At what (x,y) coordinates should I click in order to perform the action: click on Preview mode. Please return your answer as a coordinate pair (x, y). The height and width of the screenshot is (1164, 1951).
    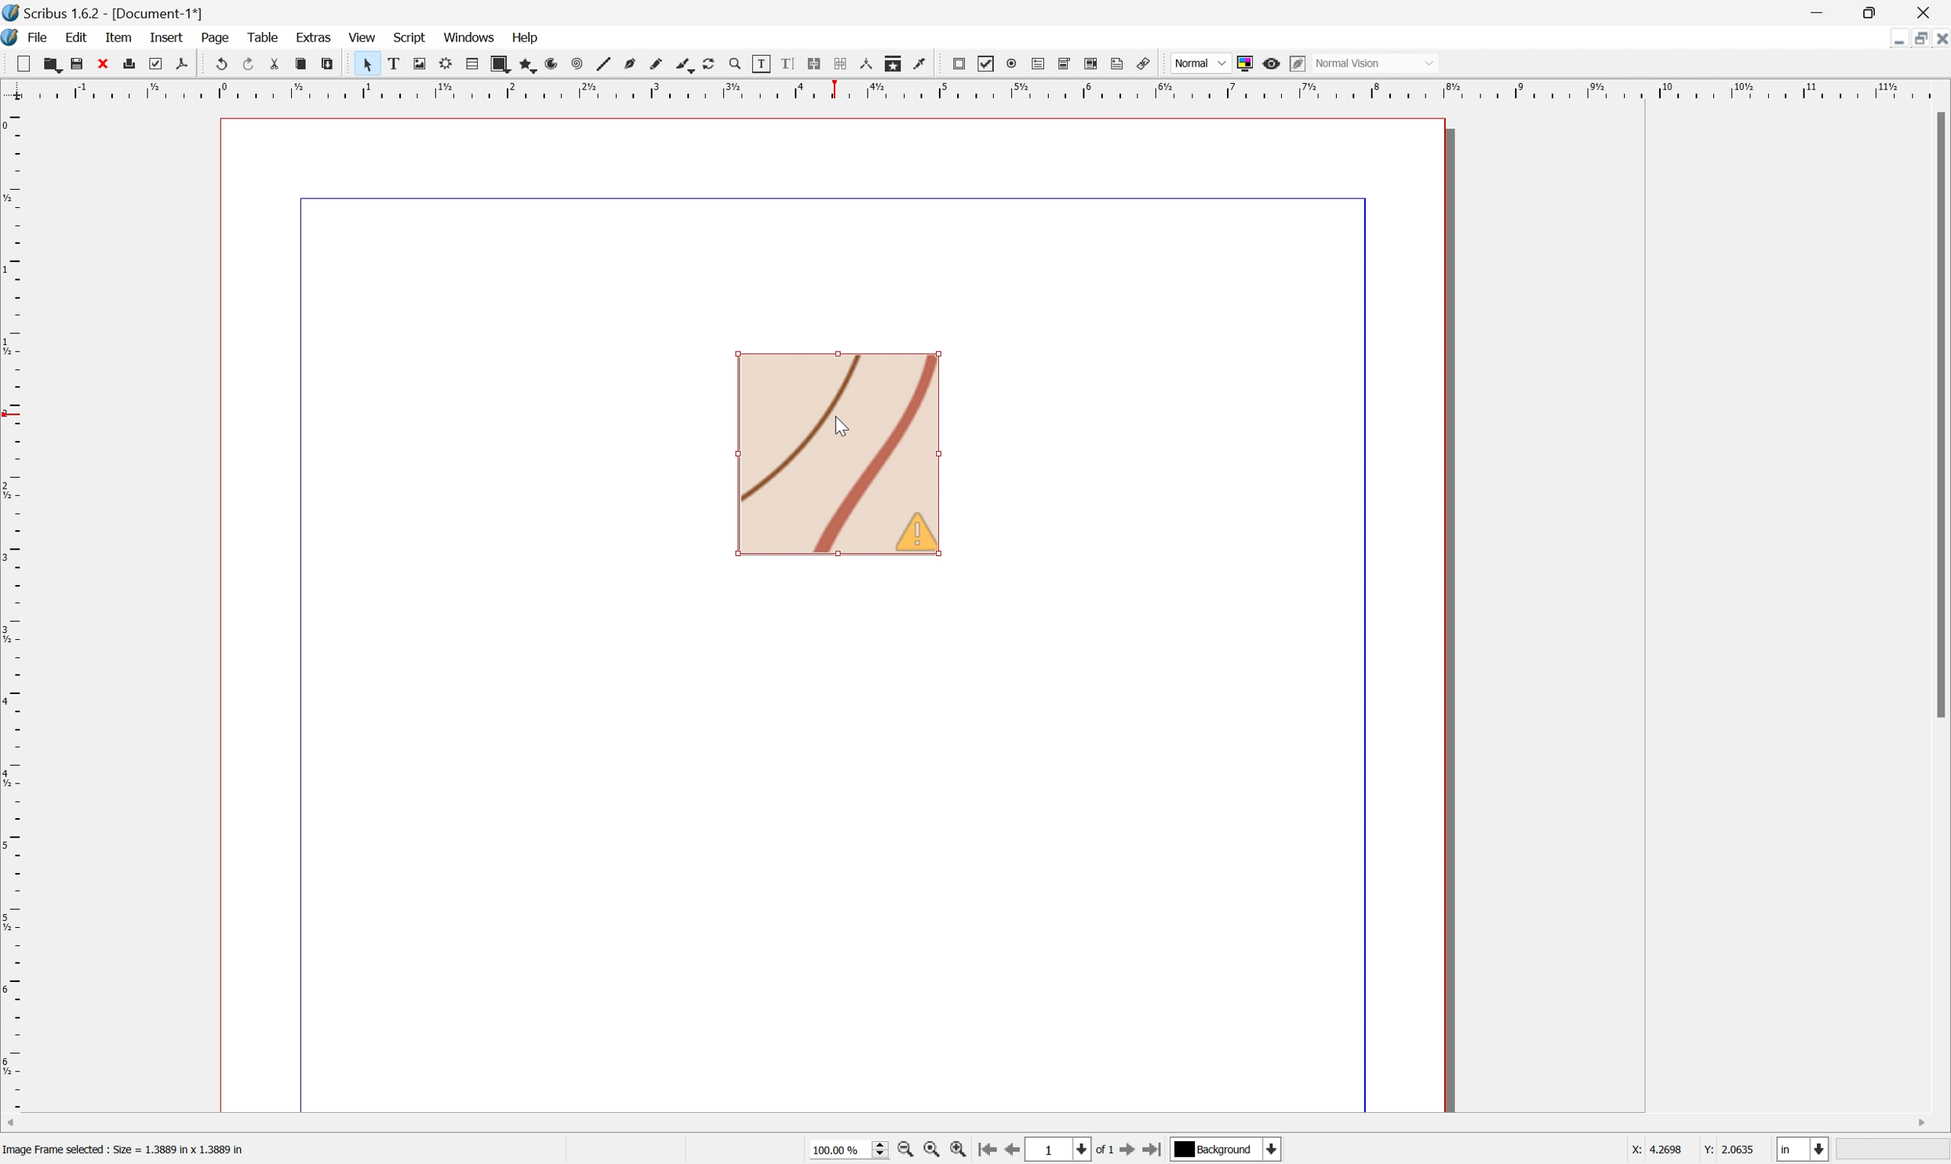
    Looking at the image, I should click on (1275, 66).